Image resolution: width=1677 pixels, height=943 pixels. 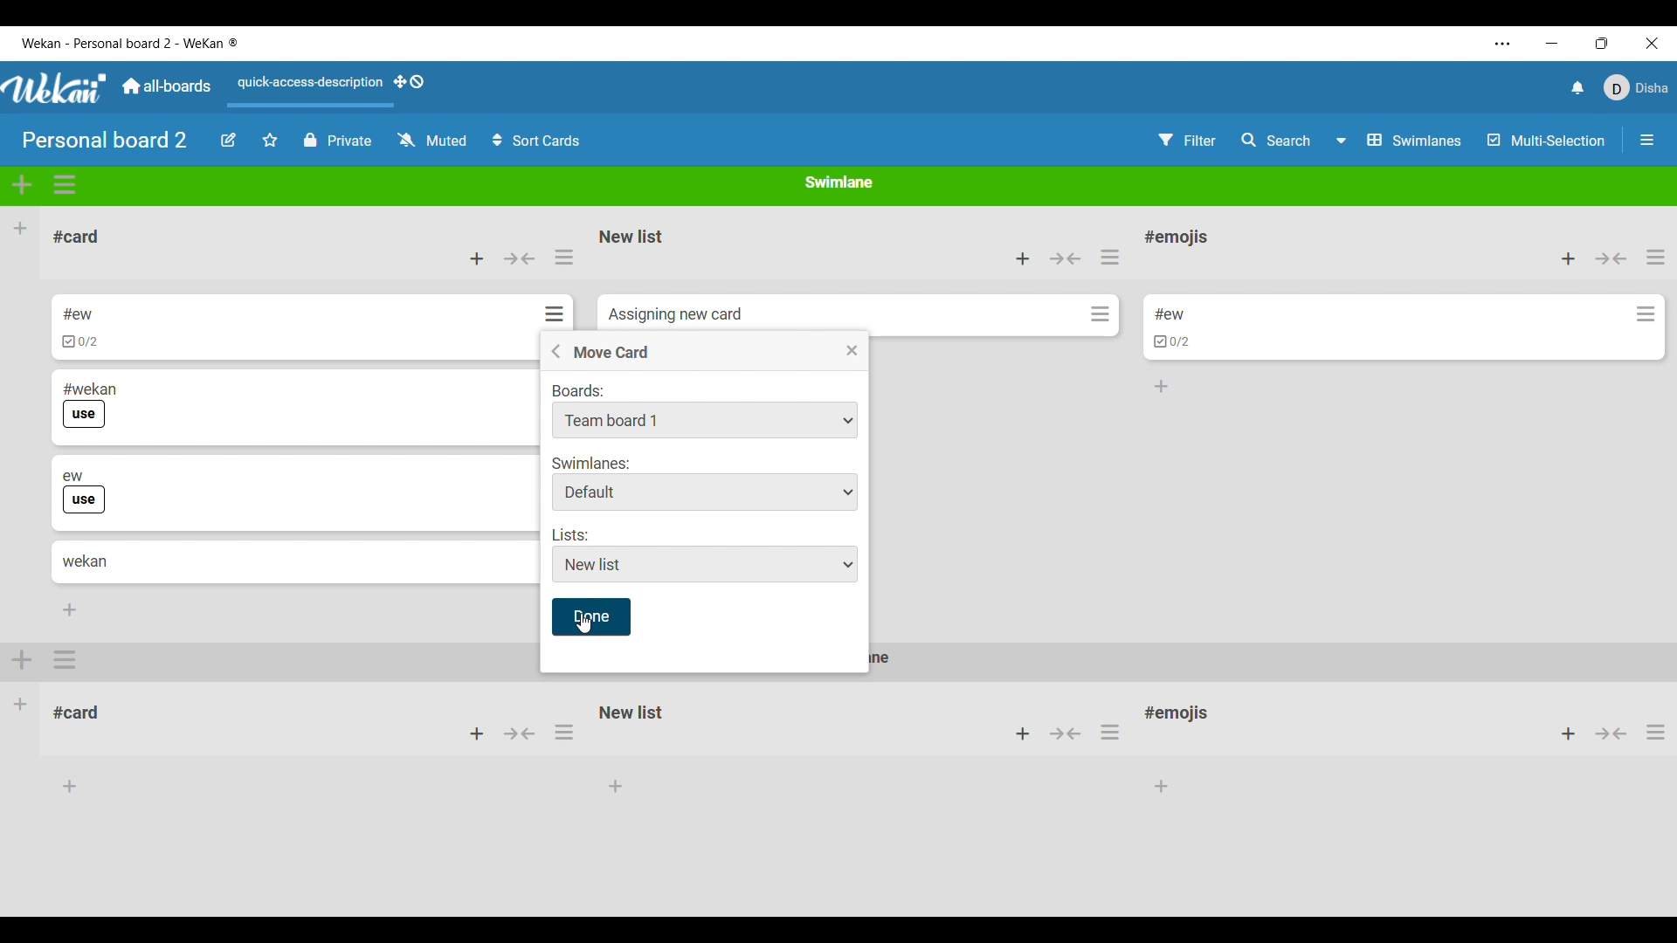 I want to click on cursor, so click(x=583, y=625).